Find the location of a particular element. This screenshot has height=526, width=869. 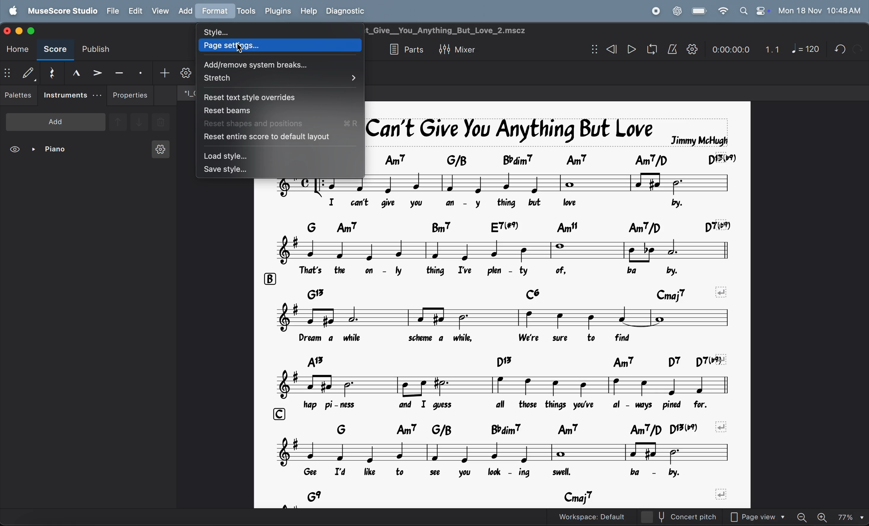

chord symbols is located at coordinates (557, 159).